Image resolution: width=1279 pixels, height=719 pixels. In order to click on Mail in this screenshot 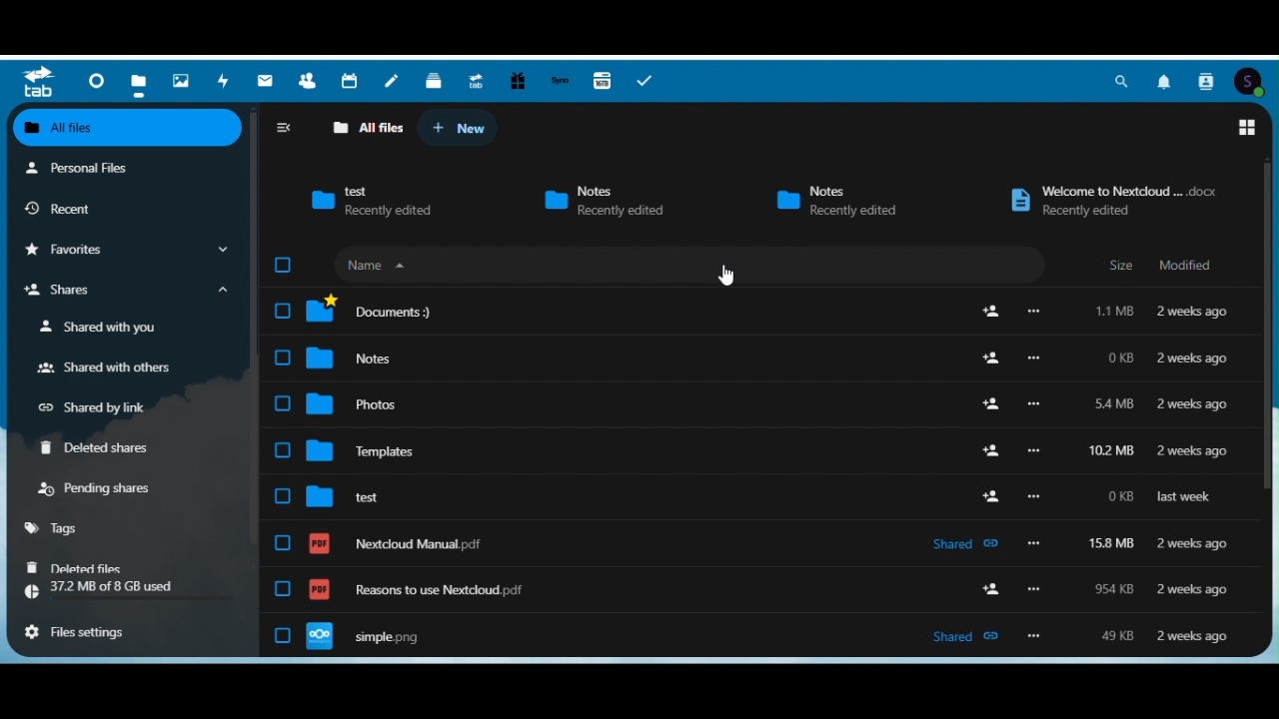, I will do `click(267, 80)`.